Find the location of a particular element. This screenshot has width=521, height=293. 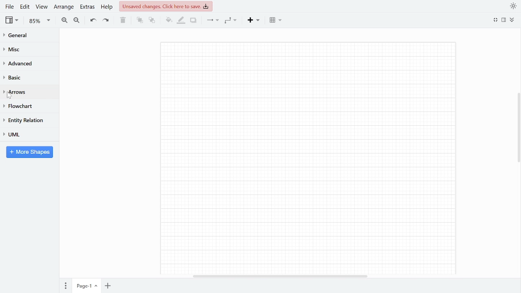

Format is located at coordinates (504, 20).